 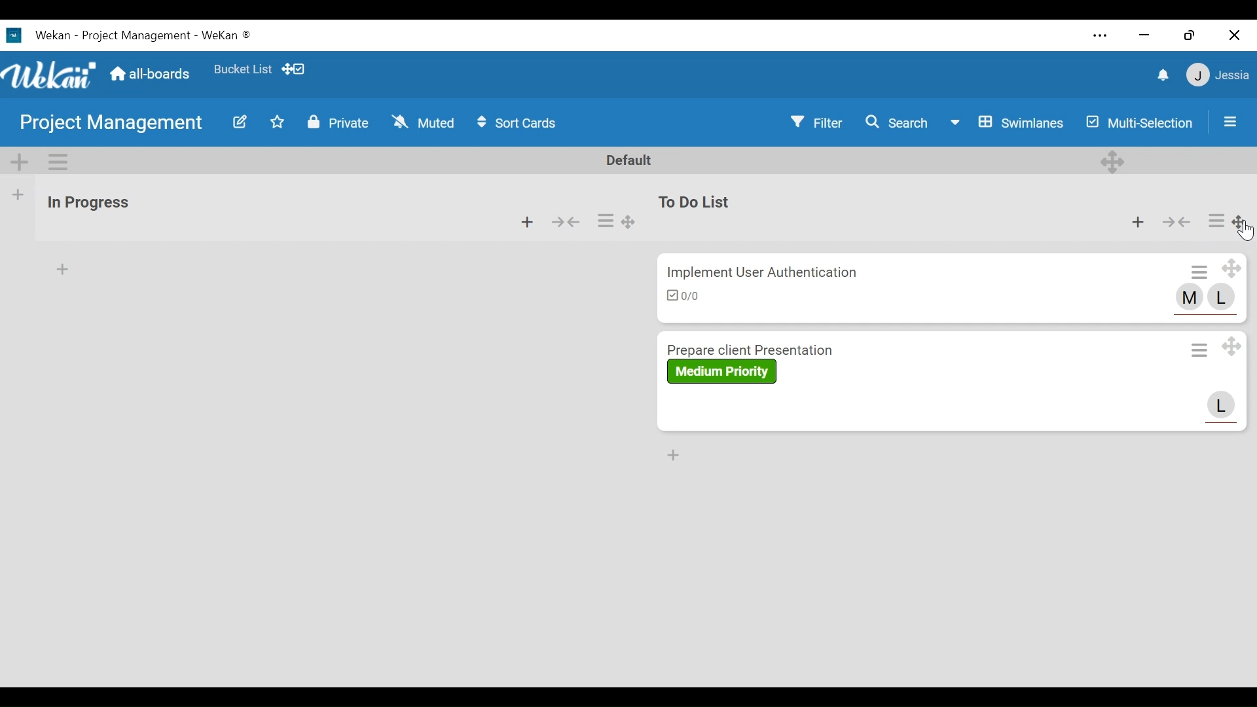 What do you see at coordinates (1138, 122) in the screenshot?
I see `Multi-Selection` at bounding box center [1138, 122].